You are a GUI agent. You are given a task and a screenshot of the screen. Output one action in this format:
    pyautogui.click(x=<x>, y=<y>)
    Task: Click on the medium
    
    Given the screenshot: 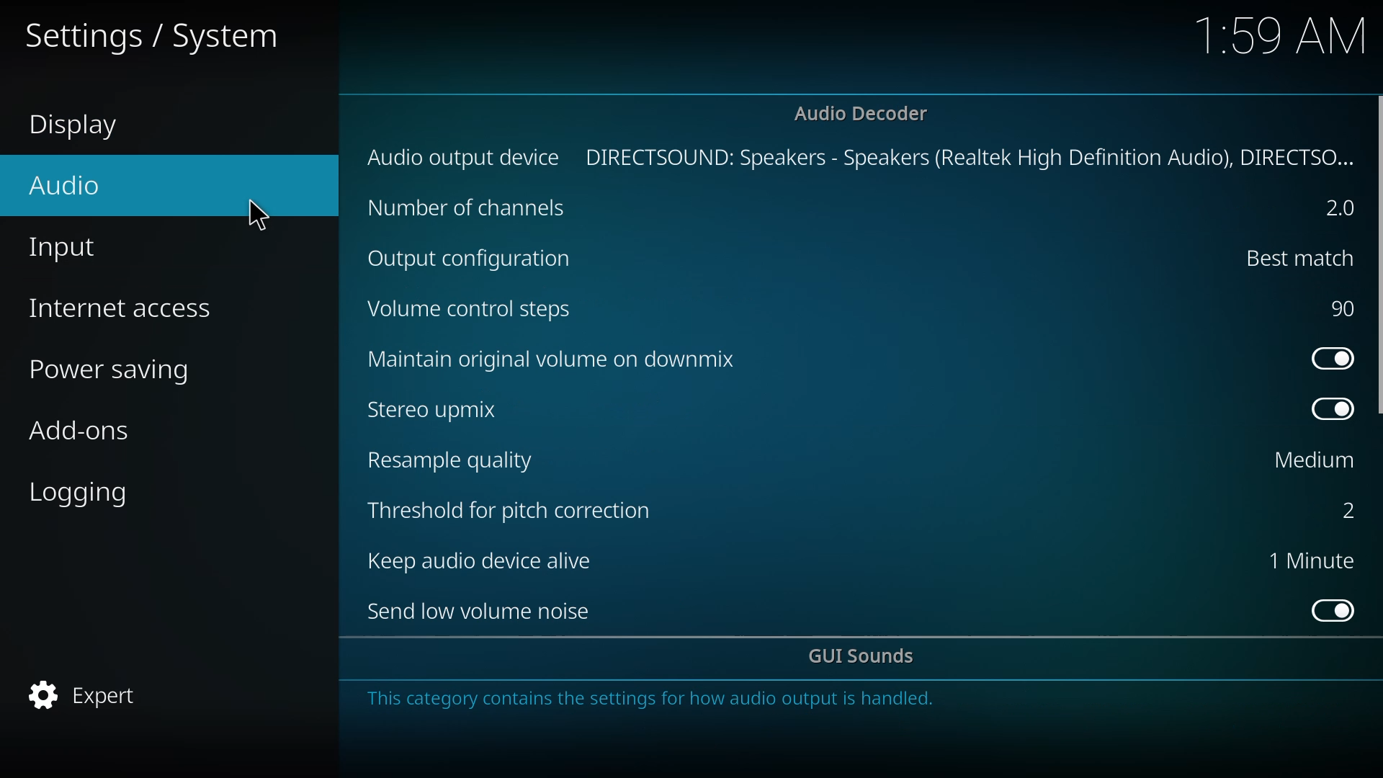 What is the action you would take?
    pyautogui.click(x=1311, y=460)
    